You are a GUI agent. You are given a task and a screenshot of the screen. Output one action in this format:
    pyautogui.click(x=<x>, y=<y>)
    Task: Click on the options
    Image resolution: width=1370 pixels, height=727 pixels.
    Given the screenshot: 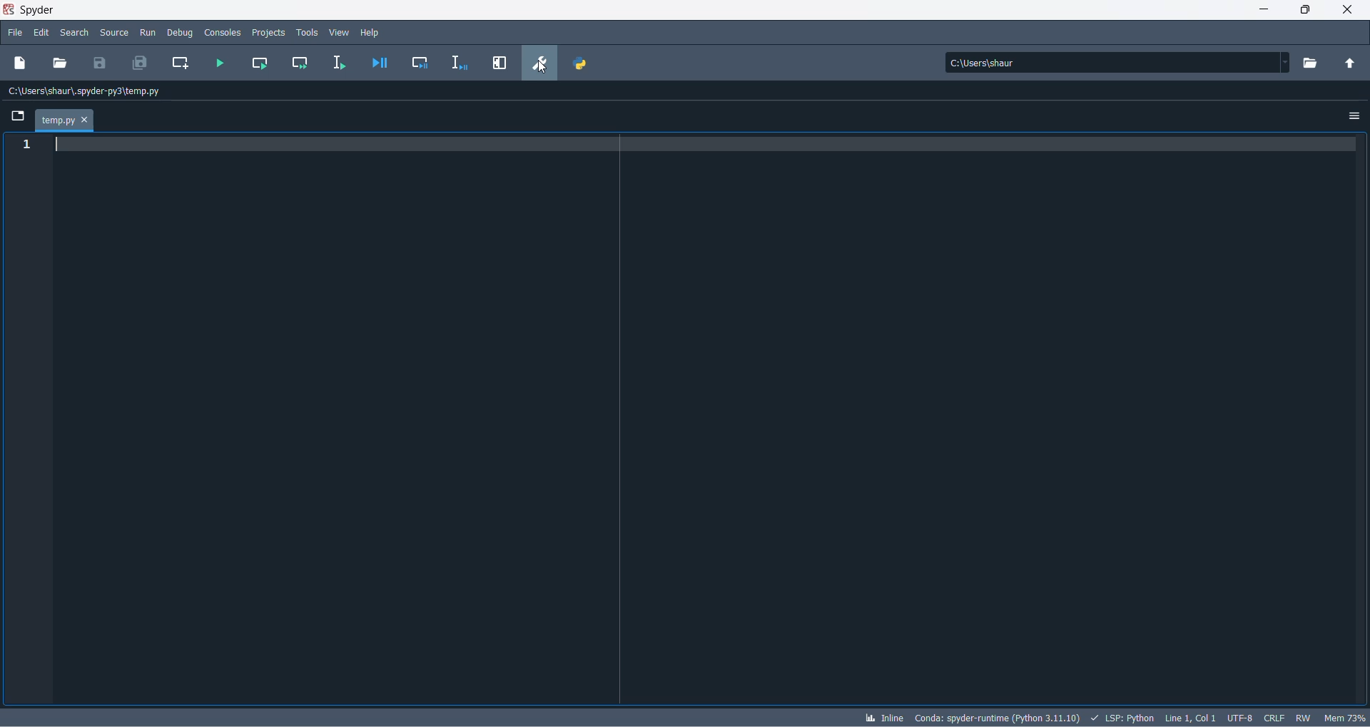 What is the action you would take?
    pyautogui.click(x=1354, y=116)
    